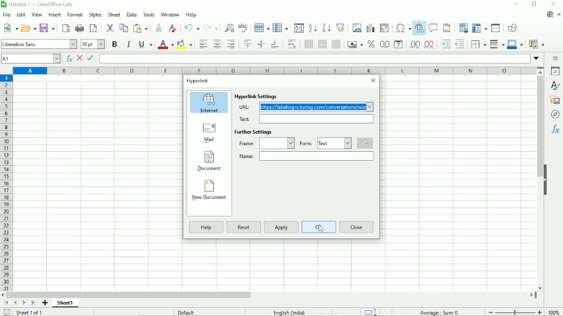  I want to click on English (India), so click(289, 312).